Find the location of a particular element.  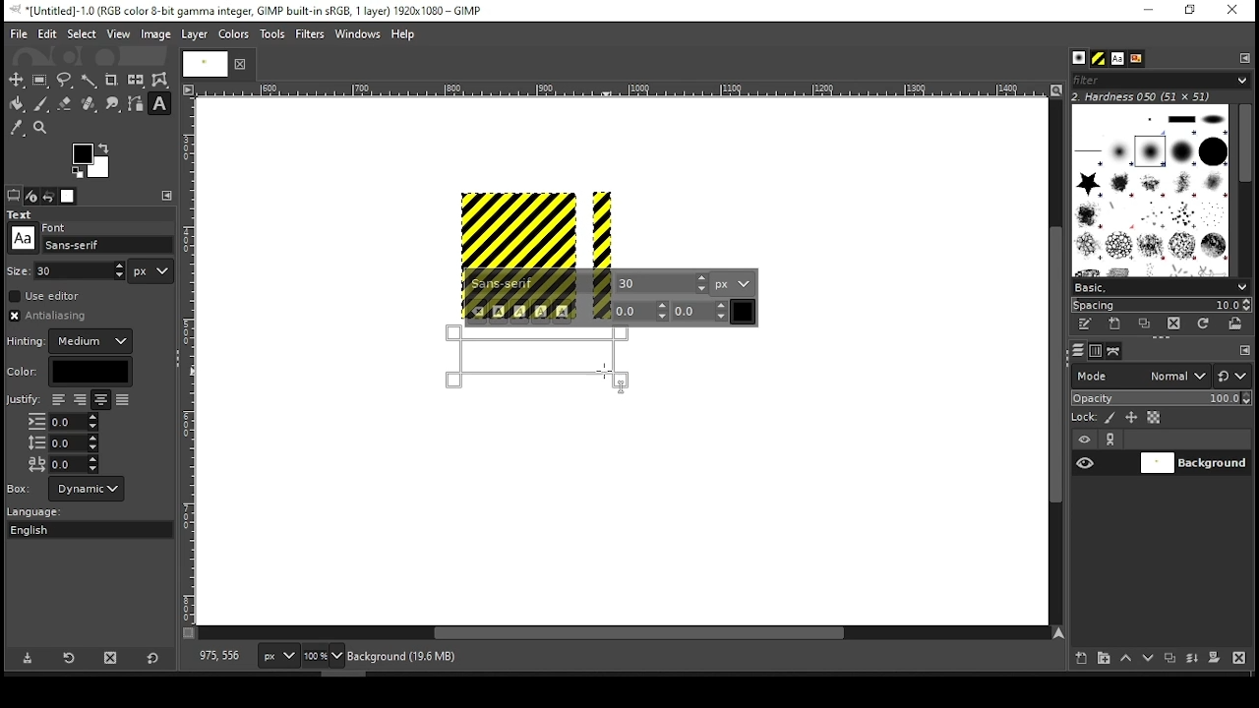

use editor is located at coordinates (46, 296).